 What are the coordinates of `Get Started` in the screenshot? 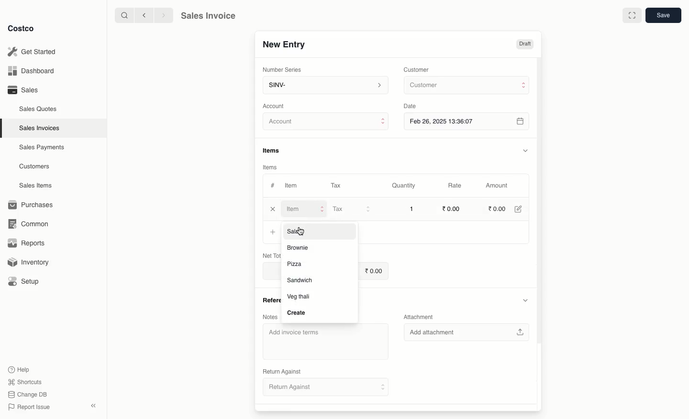 It's located at (32, 51).